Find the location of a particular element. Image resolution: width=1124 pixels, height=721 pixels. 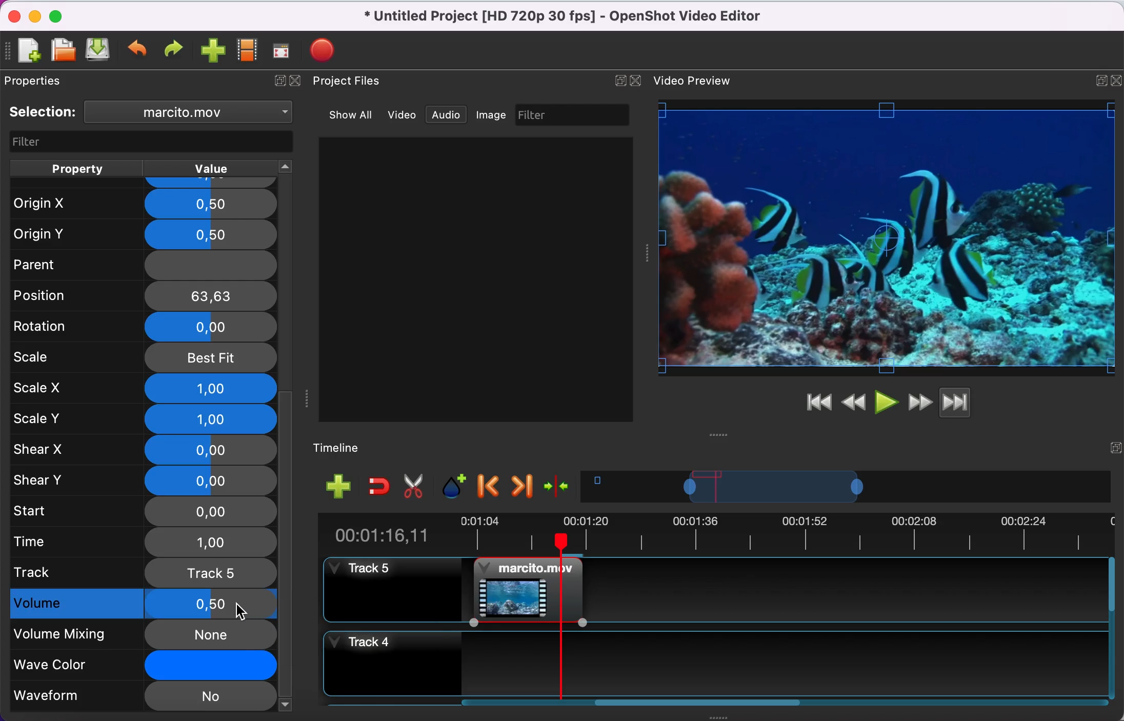

maximize is located at coordinates (62, 15).